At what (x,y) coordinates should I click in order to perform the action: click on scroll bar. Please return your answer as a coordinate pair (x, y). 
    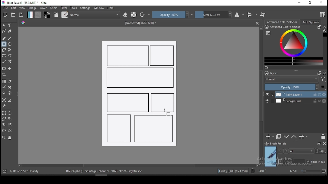
    Looking at the image, I should click on (261, 95).